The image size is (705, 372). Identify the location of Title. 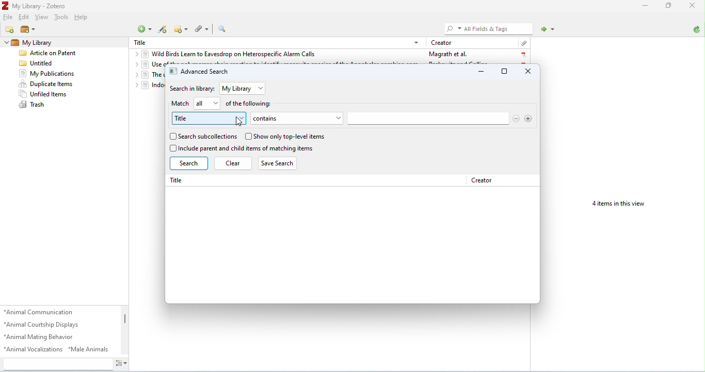
(142, 42).